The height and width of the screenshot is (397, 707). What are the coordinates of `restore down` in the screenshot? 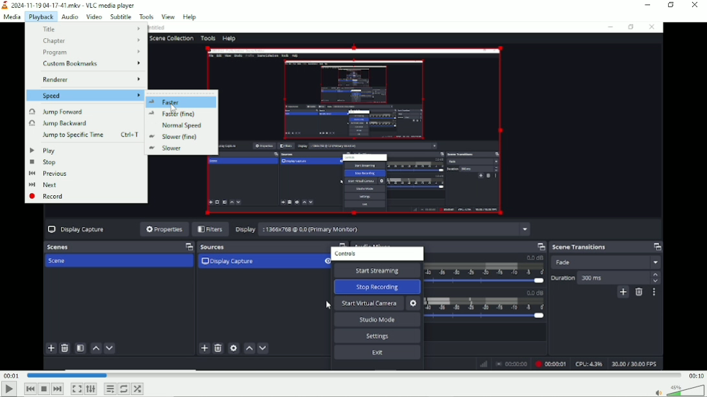 It's located at (672, 6).